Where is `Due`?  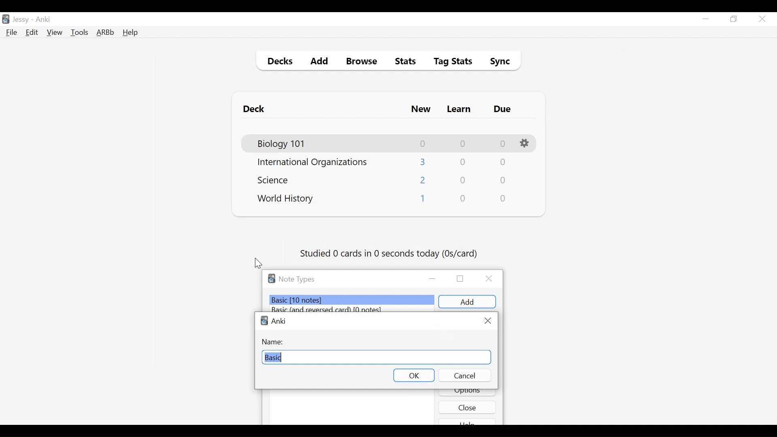
Due is located at coordinates (503, 109).